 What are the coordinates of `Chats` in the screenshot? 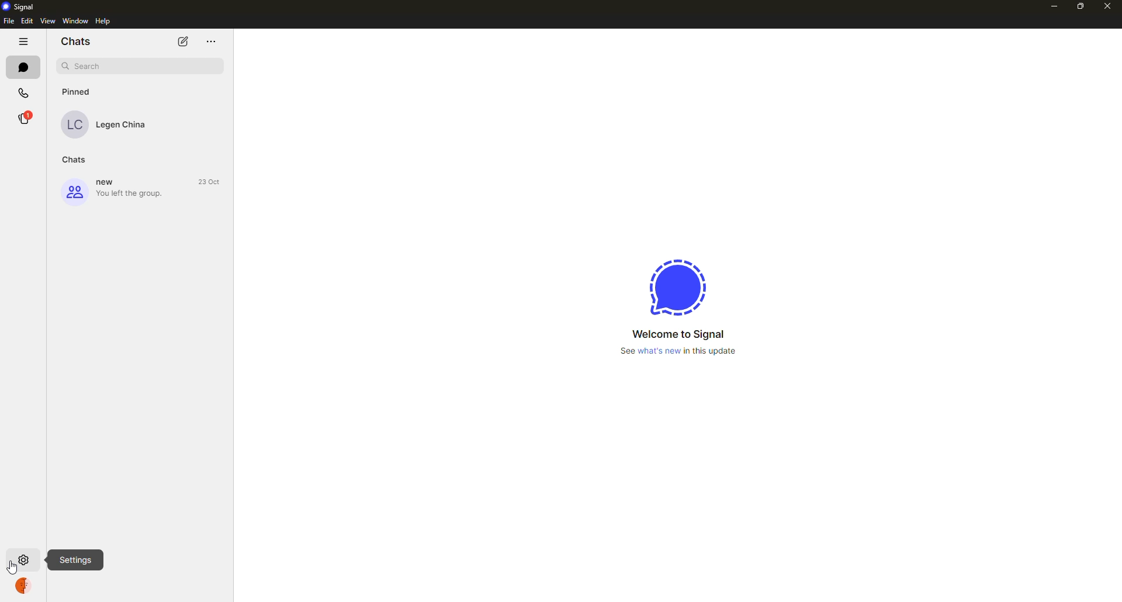 It's located at (75, 160).